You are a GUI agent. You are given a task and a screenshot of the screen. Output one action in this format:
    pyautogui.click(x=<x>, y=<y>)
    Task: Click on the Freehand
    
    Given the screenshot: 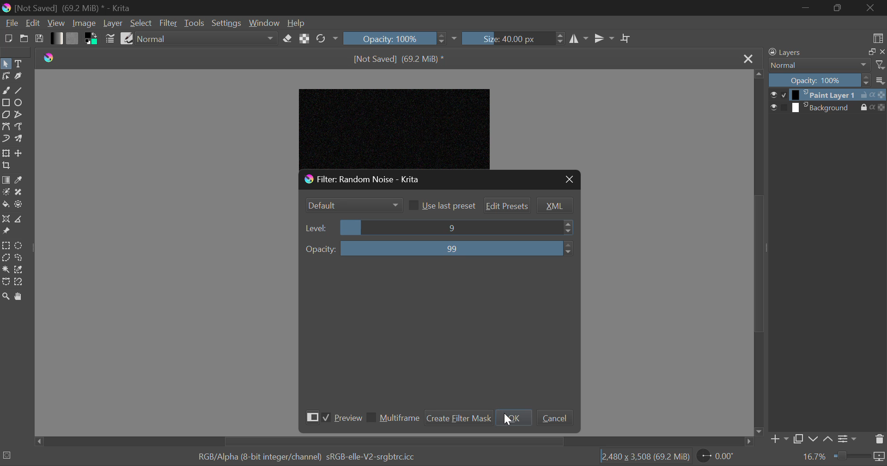 What is the action you would take?
    pyautogui.click(x=6, y=90)
    